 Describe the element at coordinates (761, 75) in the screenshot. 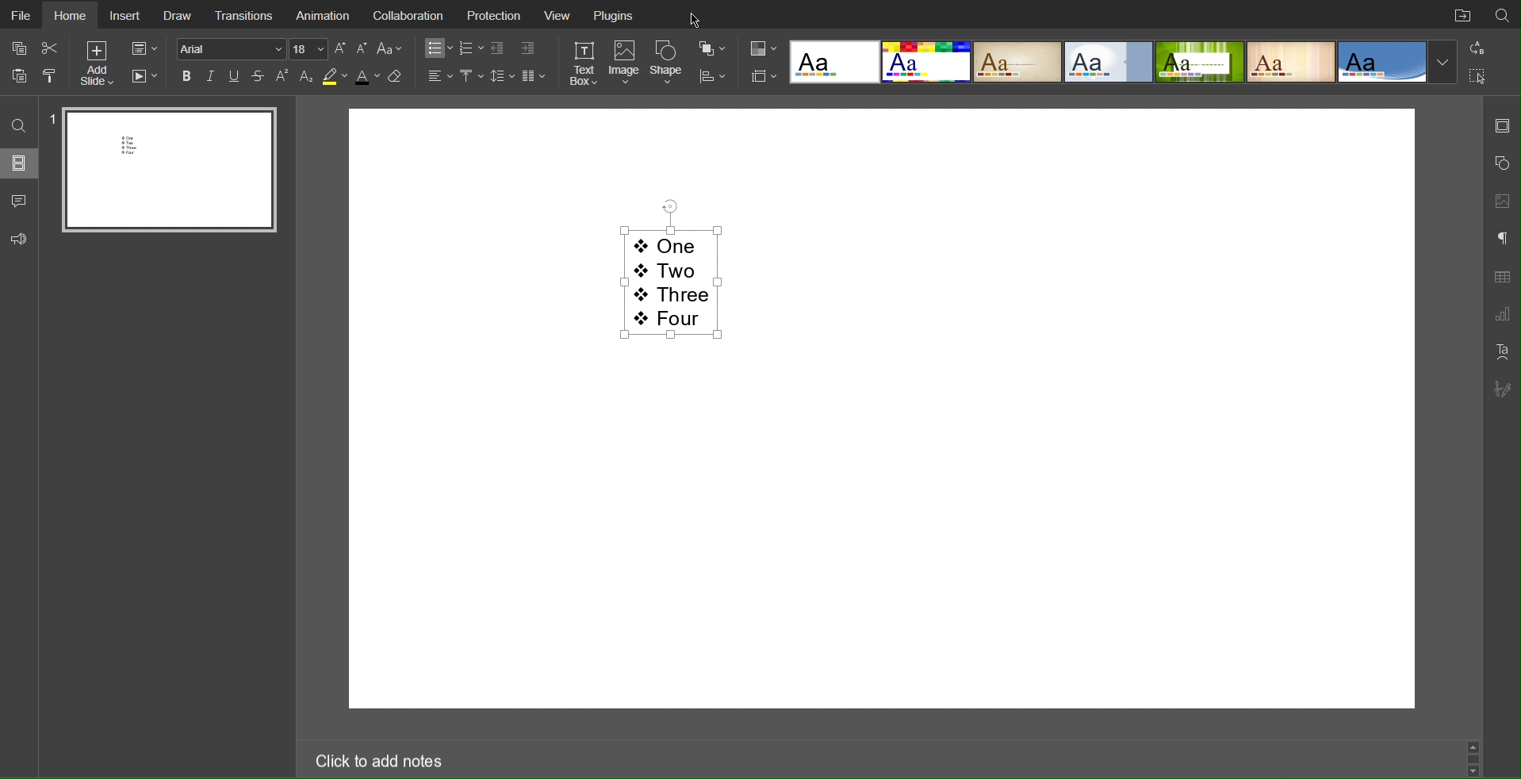

I see `Slide Size` at that location.